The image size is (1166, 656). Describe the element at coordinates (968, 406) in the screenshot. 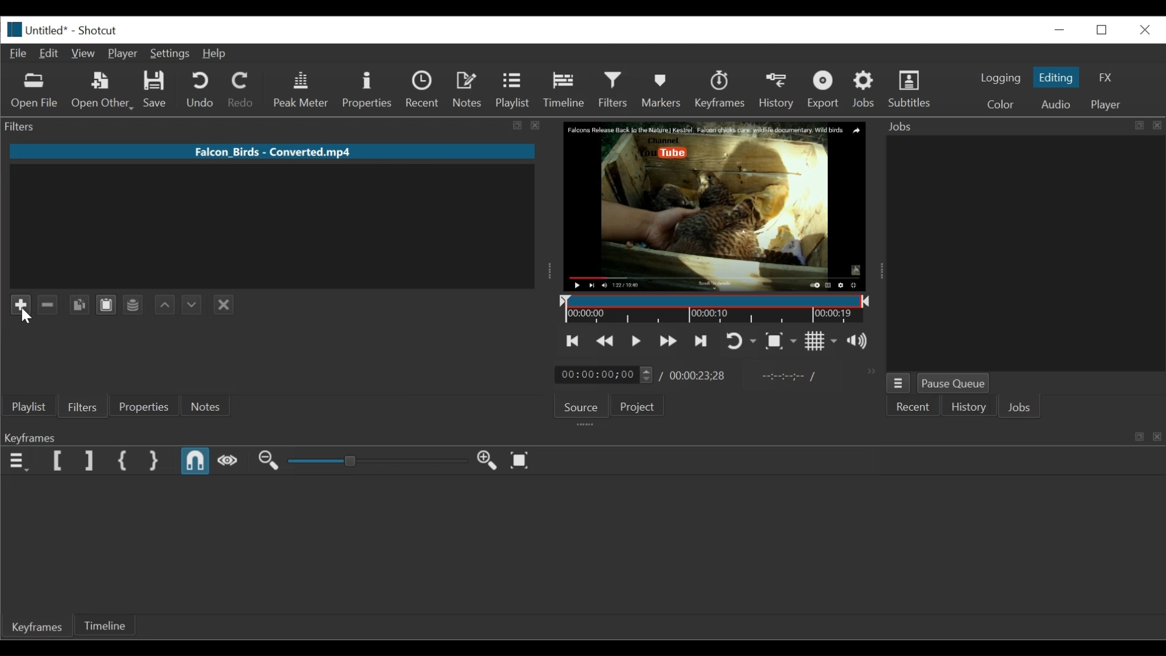

I see `History` at that location.